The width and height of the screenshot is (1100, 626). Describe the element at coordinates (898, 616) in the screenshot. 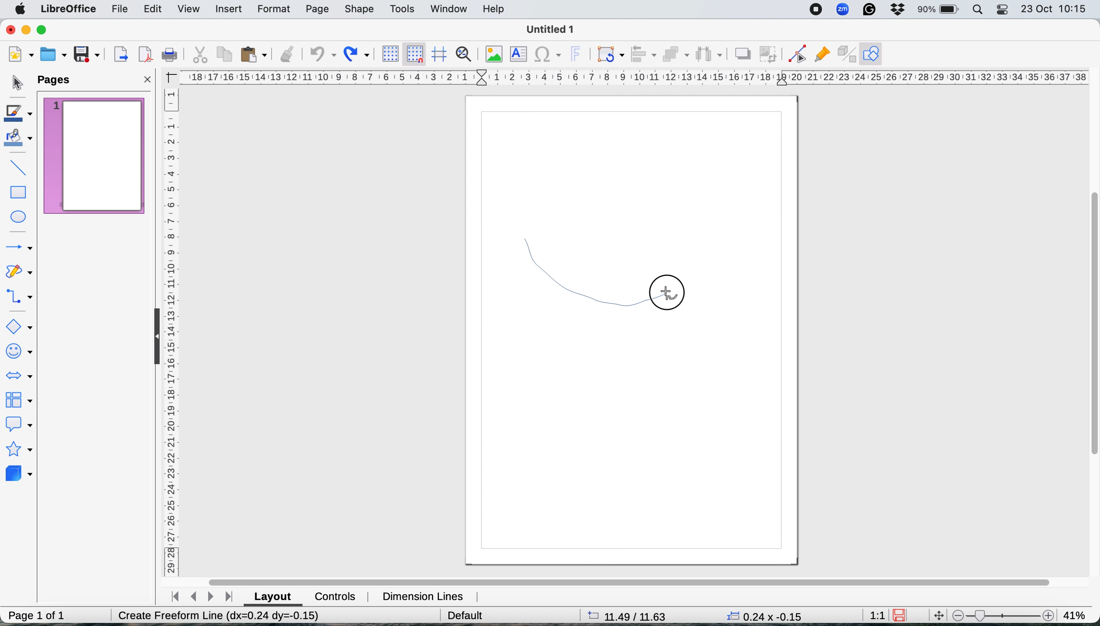

I see `save` at that location.